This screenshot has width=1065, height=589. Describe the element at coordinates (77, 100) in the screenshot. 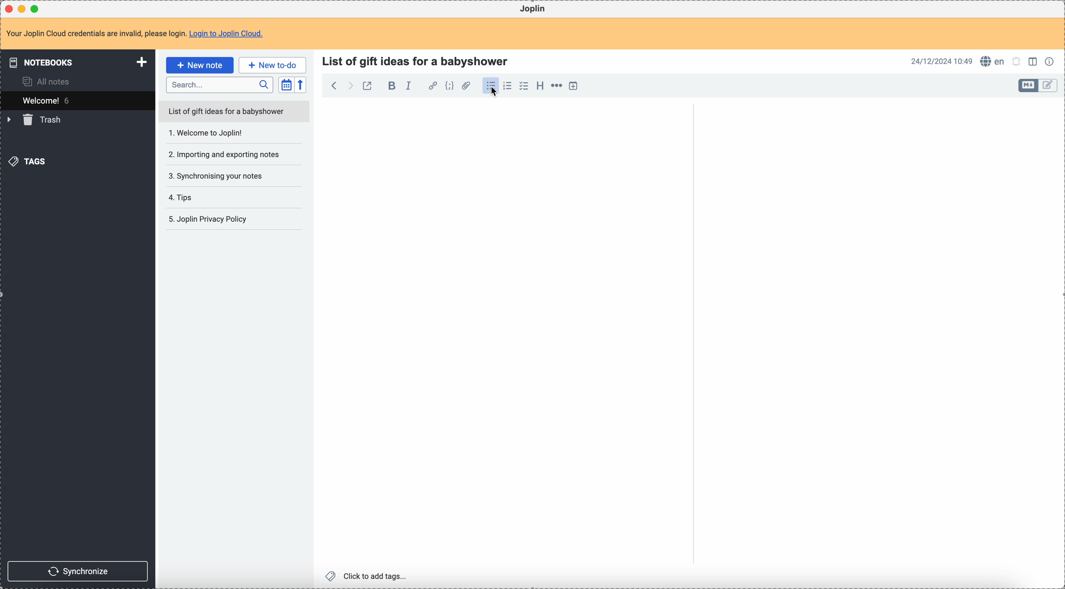

I see `welcome` at that location.